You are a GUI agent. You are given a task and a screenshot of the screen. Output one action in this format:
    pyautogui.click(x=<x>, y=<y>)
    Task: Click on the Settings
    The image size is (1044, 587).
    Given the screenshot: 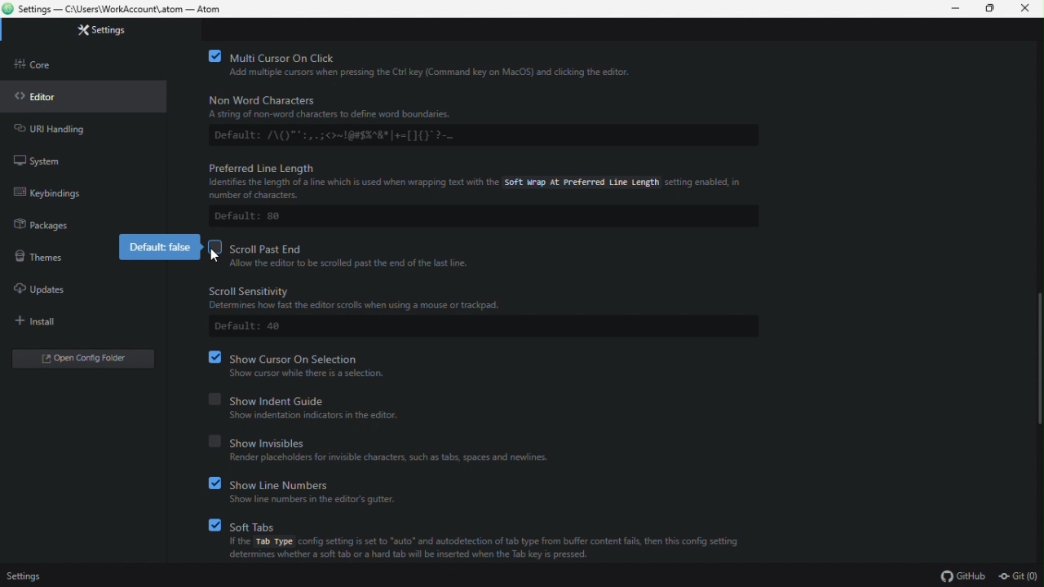 What is the action you would take?
    pyautogui.click(x=110, y=32)
    